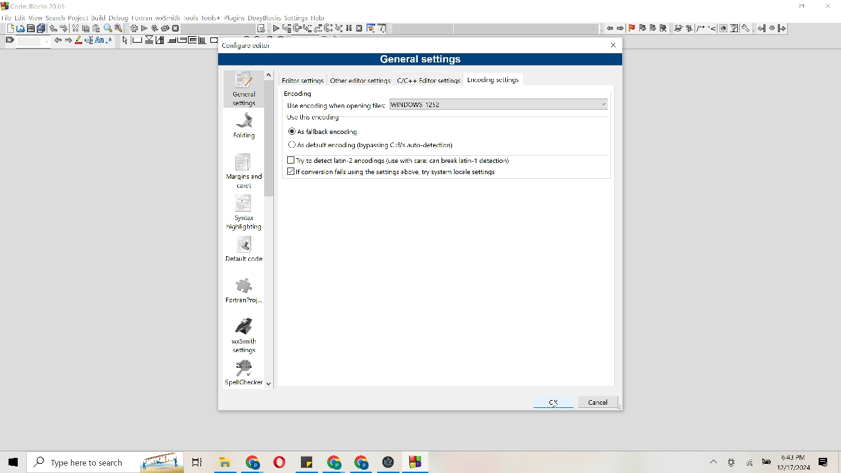  Describe the element at coordinates (417, 462) in the screenshot. I see `File` at that location.